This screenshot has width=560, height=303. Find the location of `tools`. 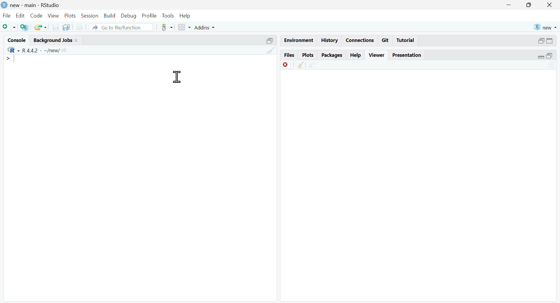

tools is located at coordinates (169, 16).